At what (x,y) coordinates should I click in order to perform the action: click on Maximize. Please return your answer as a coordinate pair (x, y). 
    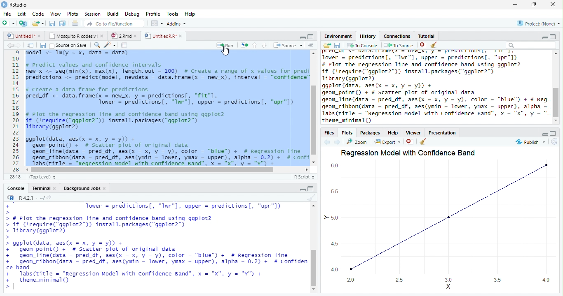
    Looking at the image, I should click on (311, 189).